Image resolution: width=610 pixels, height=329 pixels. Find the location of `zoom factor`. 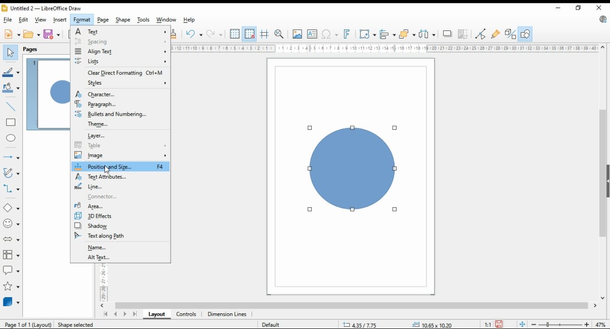

zoom factor is located at coordinates (600, 323).